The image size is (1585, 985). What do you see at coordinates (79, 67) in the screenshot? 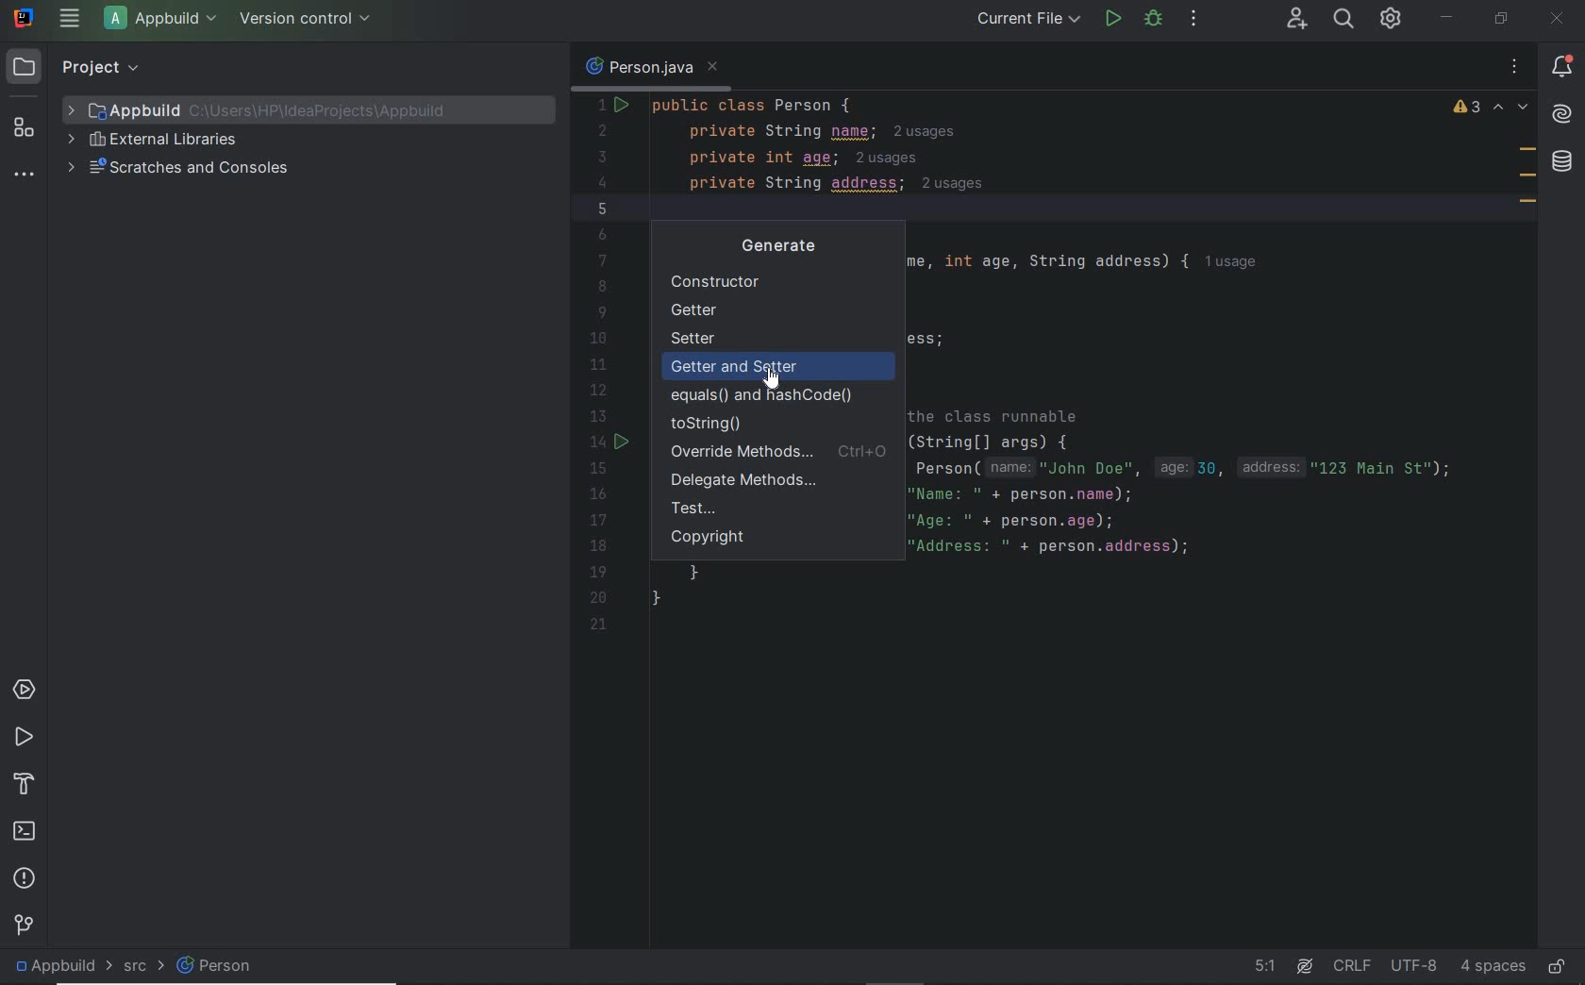
I see `project` at bounding box center [79, 67].